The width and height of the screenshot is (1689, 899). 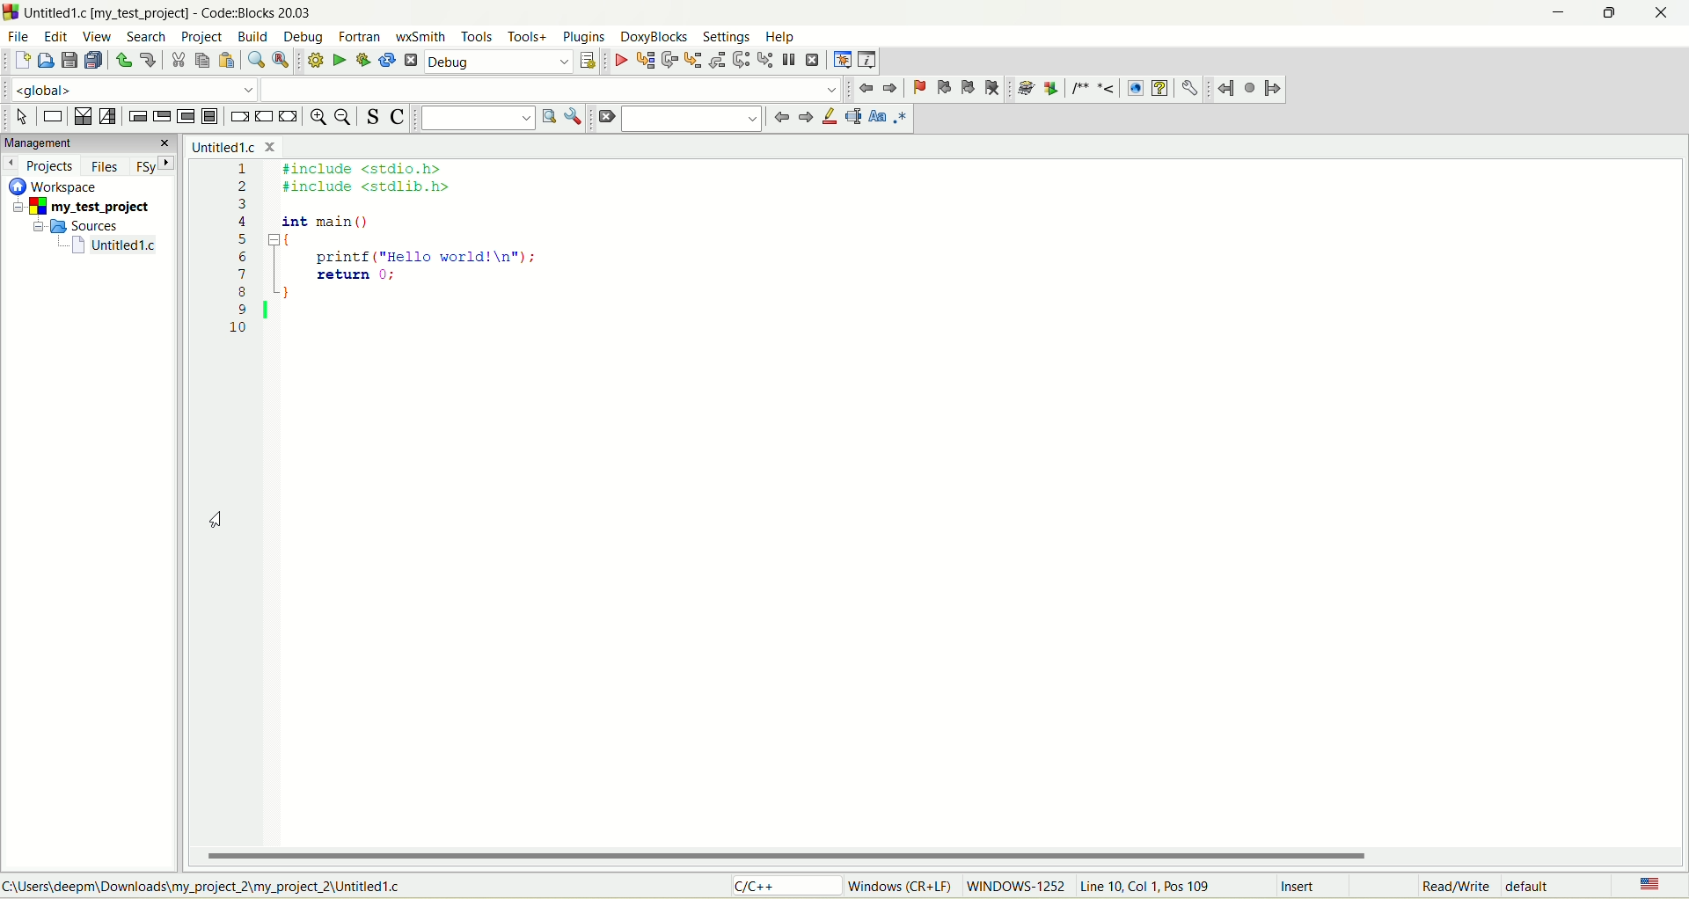 What do you see at coordinates (345, 117) in the screenshot?
I see `zoom out` at bounding box center [345, 117].